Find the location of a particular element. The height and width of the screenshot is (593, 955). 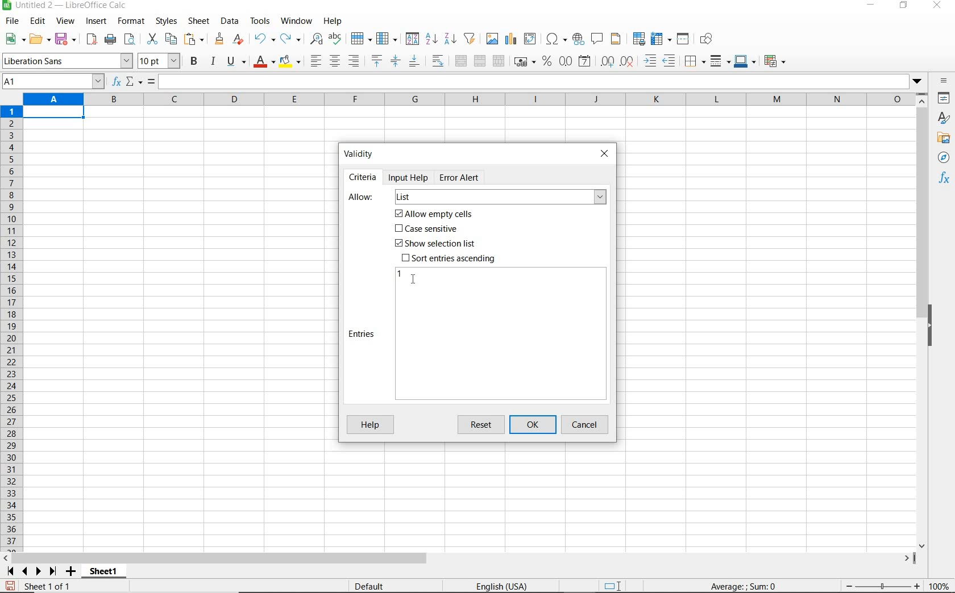

insert hyperlink is located at coordinates (578, 38).